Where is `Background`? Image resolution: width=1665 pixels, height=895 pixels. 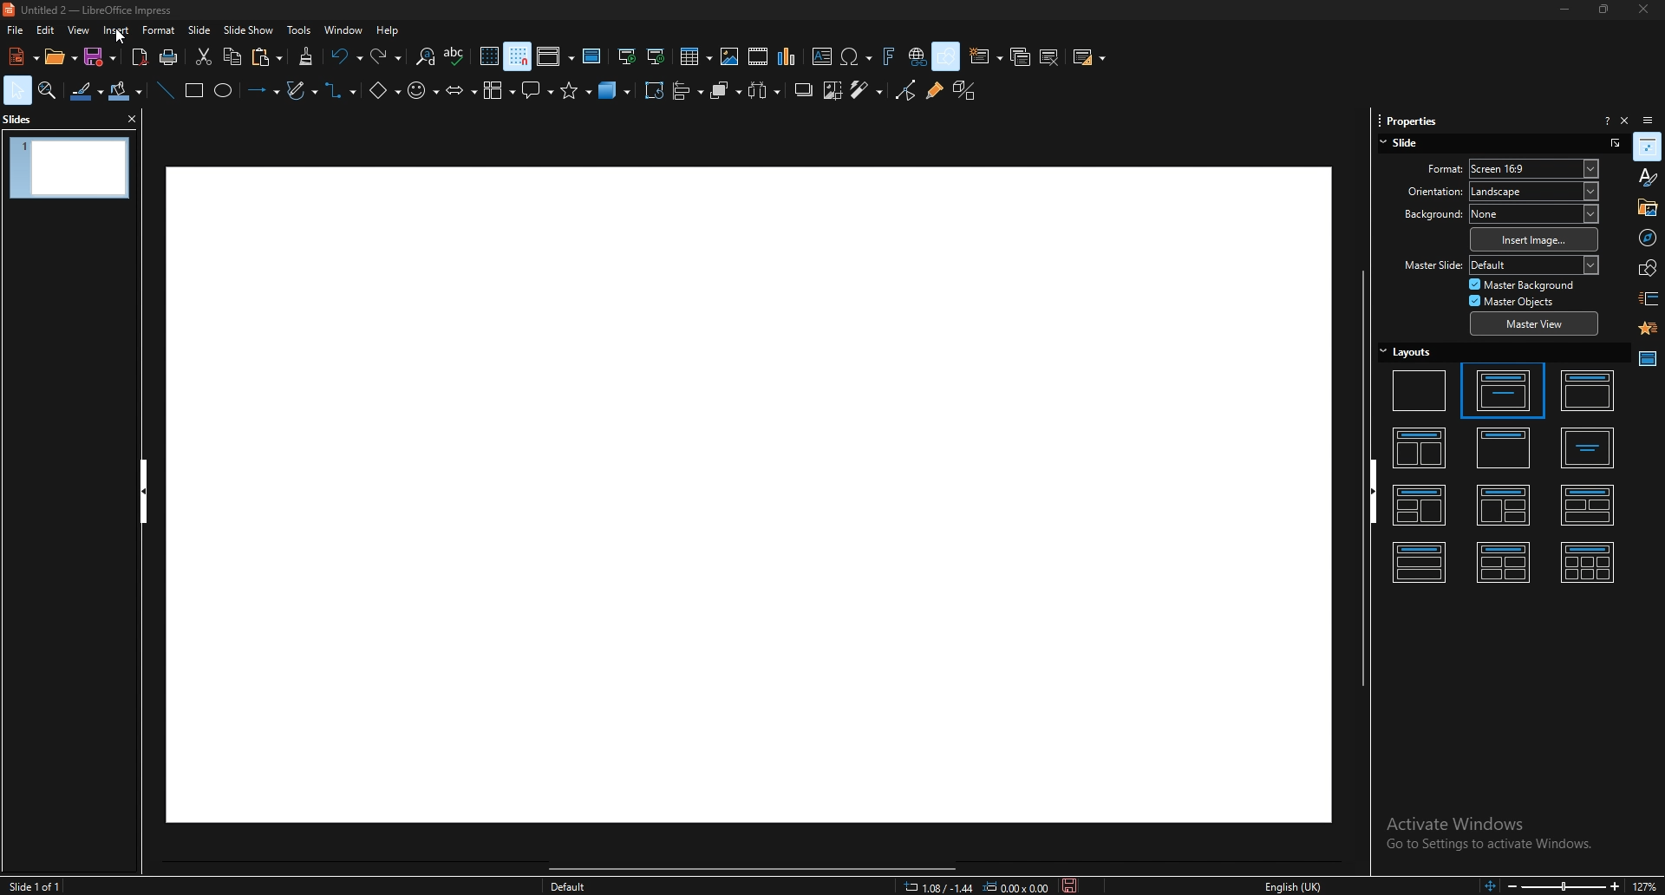 Background is located at coordinates (1425, 215).